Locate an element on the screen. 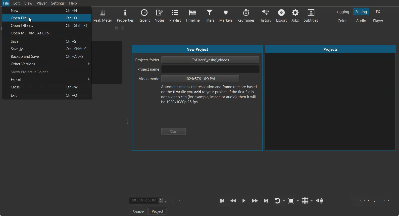 The width and height of the screenshot is (399, 216). Close is located at coordinates (47, 87).